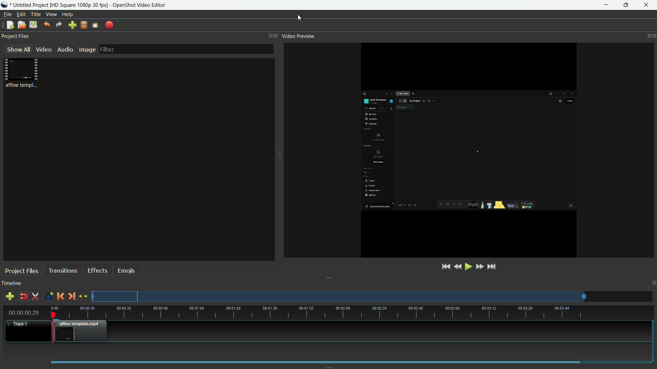 The image size is (657, 369). I want to click on time, so click(354, 312).